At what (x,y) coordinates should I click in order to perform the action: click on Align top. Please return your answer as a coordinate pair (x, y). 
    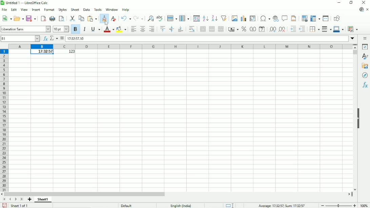
    Looking at the image, I should click on (163, 29).